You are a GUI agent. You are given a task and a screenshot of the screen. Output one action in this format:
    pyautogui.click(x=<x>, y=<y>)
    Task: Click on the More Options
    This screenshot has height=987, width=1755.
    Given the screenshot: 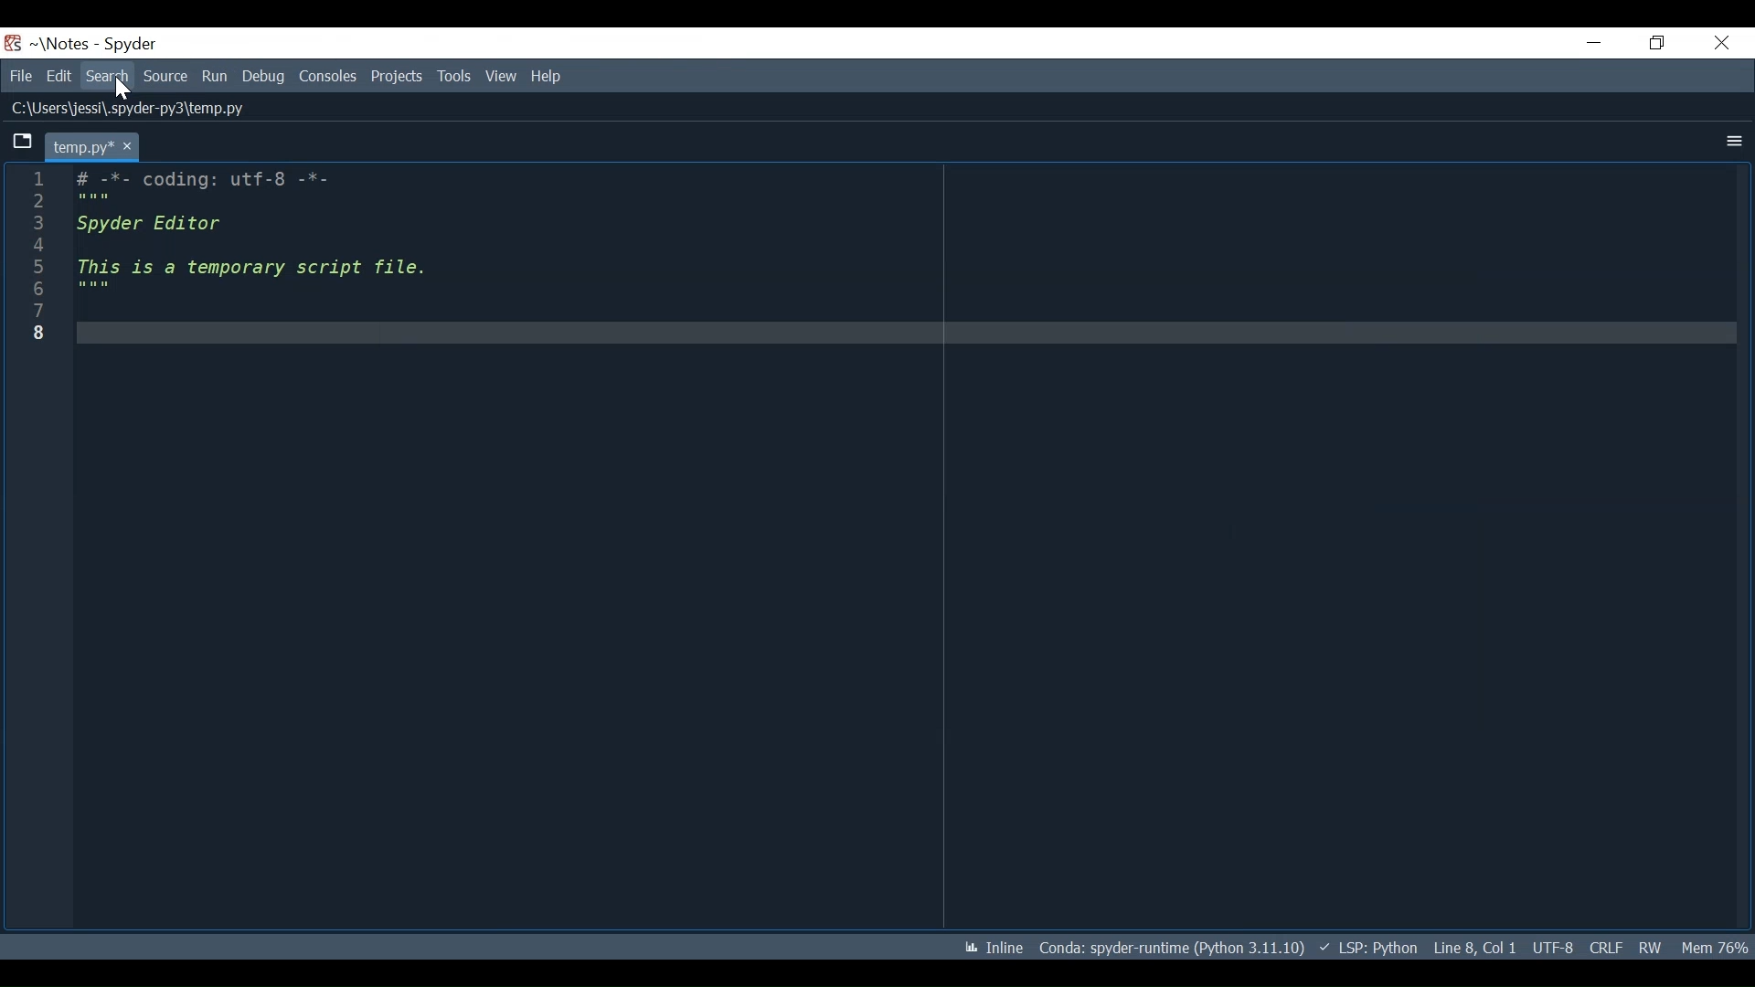 What is the action you would take?
    pyautogui.click(x=1733, y=138)
    